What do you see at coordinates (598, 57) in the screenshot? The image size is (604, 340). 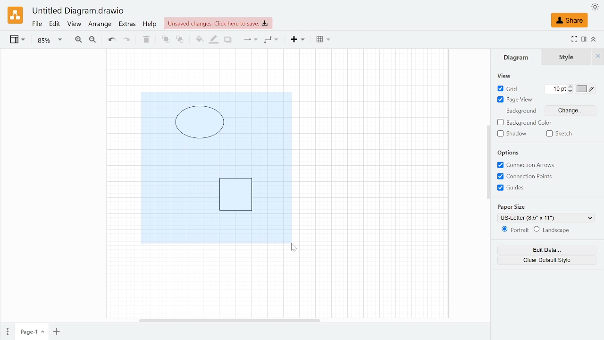 I see `Style` at bounding box center [598, 57].